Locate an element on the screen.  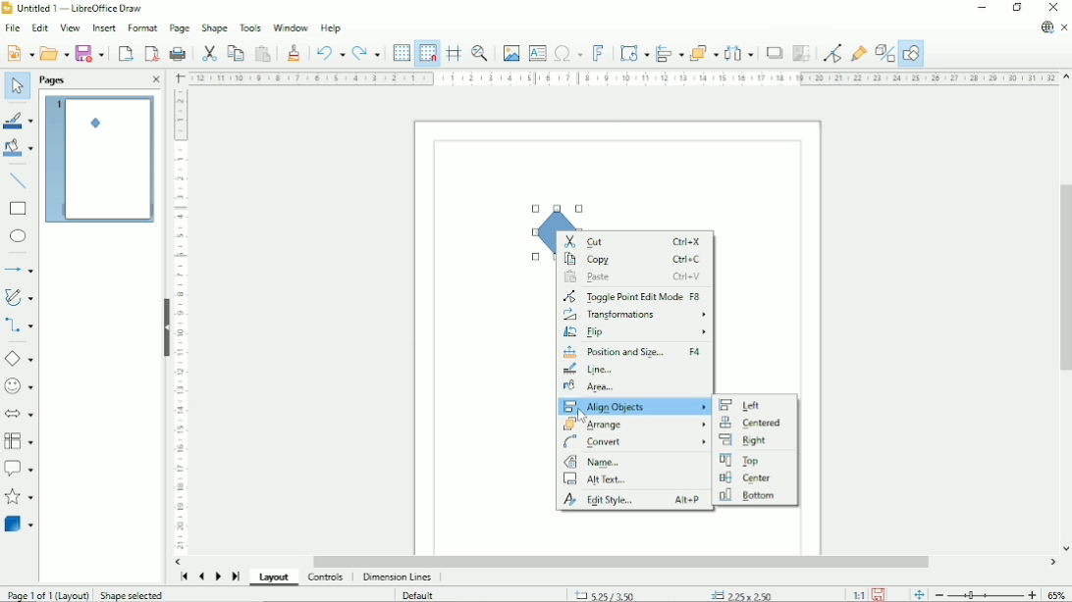
Preview is located at coordinates (101, 160).